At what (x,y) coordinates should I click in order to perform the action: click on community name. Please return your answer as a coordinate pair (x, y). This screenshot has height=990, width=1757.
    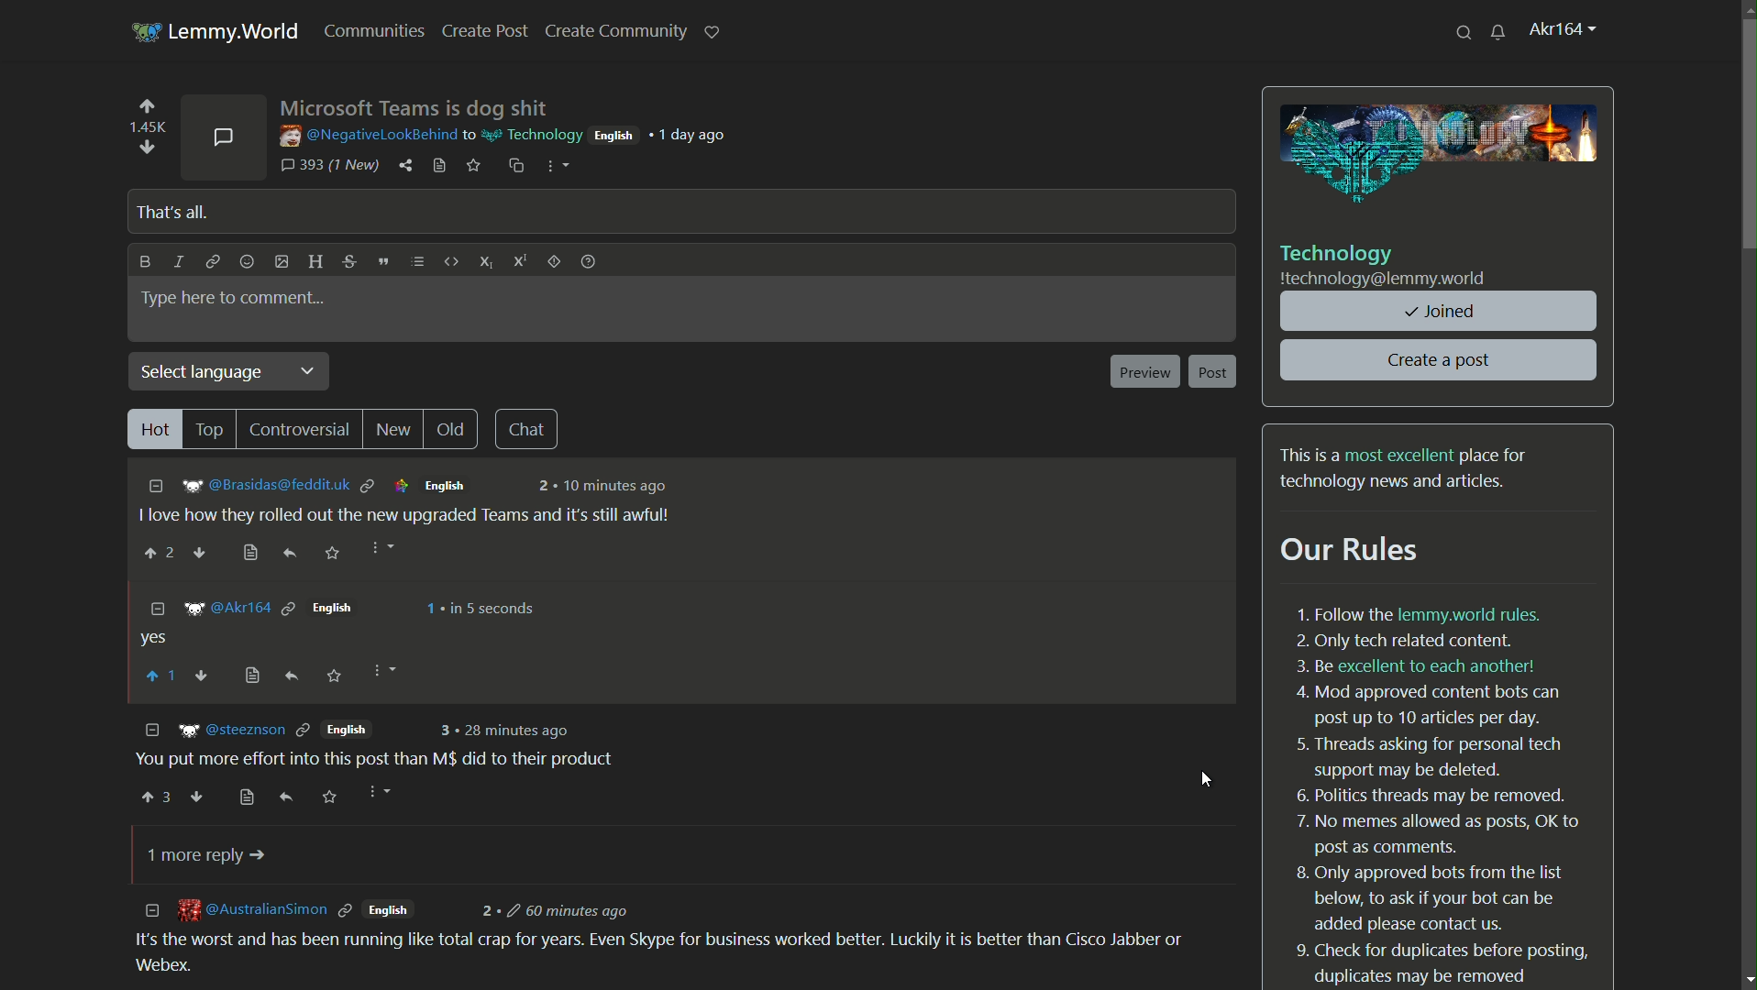
    Looking at the image, I should click on (1338, 253).